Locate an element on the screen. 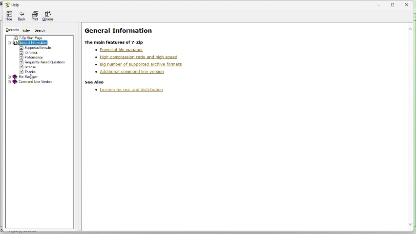  Index  is located at coordinates (25, 30).